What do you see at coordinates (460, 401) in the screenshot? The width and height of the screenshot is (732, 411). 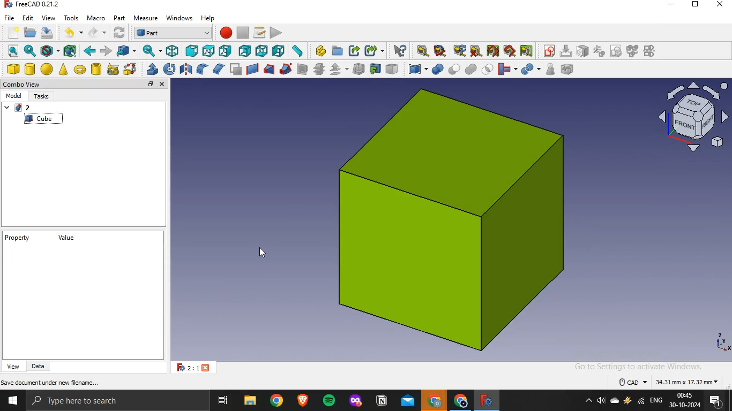 I see `google chrome` at bounding box center [460, 401].